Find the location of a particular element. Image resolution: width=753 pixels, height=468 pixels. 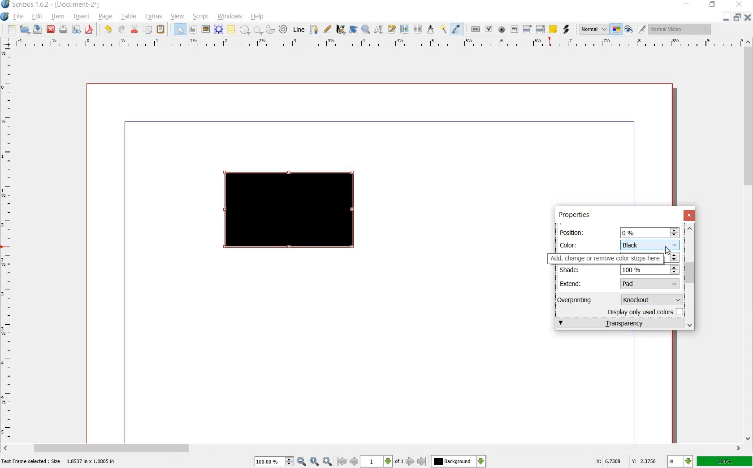

insert is located at coordinates (82, 17).